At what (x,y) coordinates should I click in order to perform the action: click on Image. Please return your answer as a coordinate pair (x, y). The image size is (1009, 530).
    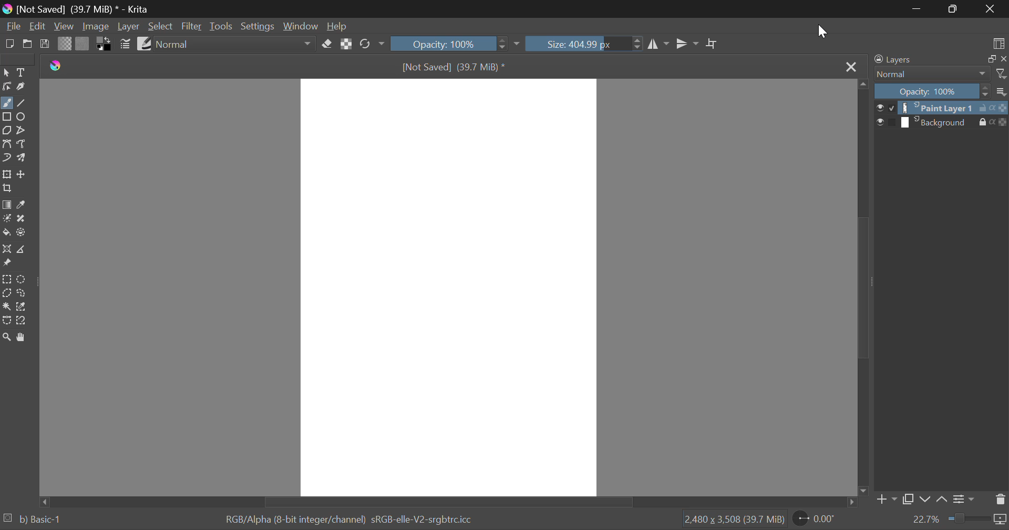
    Looking at the image, I should click on (97, 27).